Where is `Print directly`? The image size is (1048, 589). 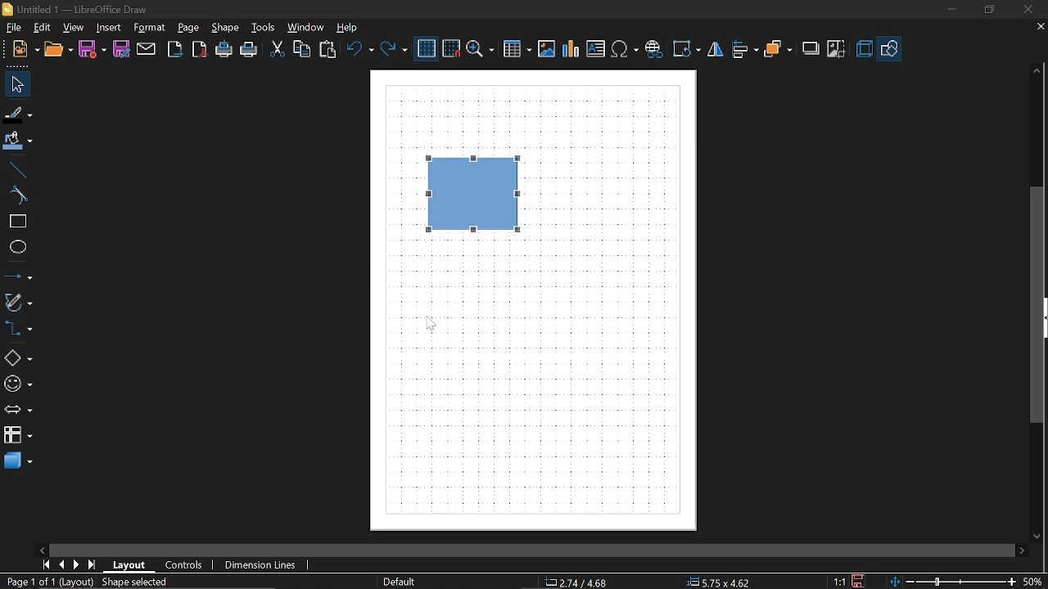 Print directly is located at coordinates (224, 50).